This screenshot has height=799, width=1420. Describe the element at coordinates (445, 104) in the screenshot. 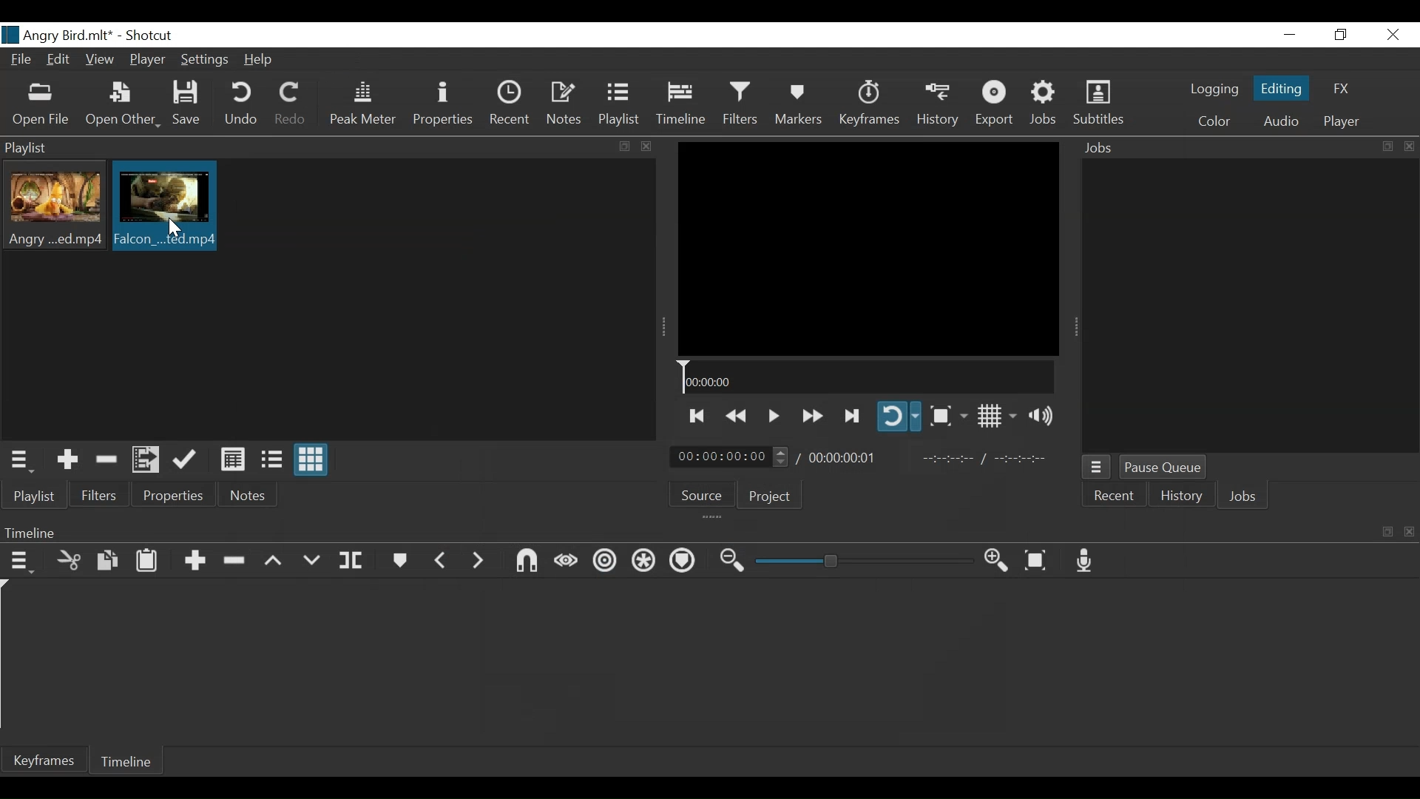

I see `Properties` at that location.